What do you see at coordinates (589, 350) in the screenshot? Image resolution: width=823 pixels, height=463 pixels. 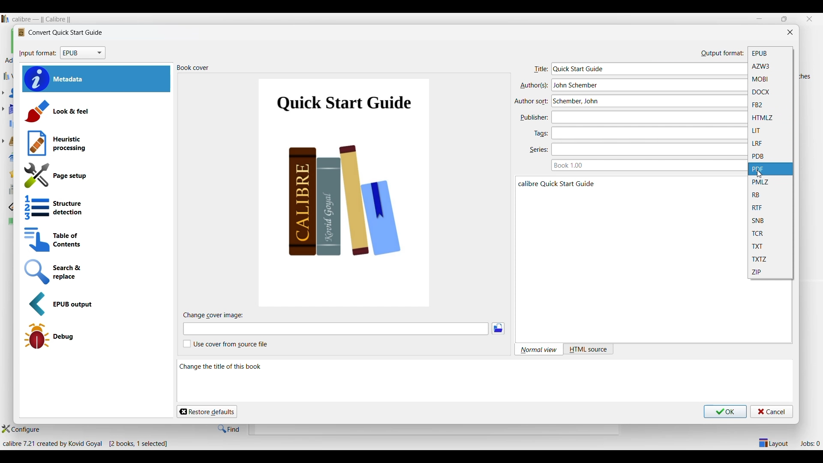 I see `HTML source` at bounding box center [589, 350].